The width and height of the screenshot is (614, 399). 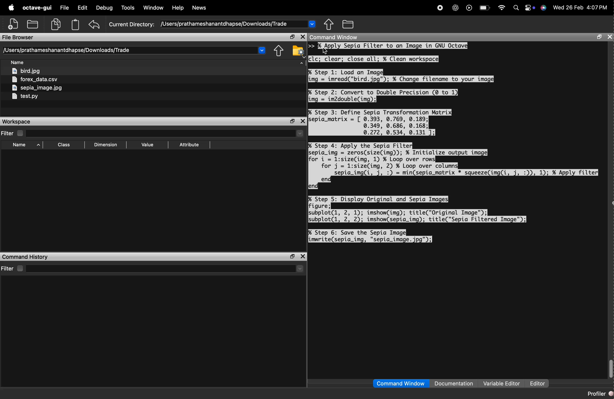 I want to click on cursor, so click(x=326, y=51).